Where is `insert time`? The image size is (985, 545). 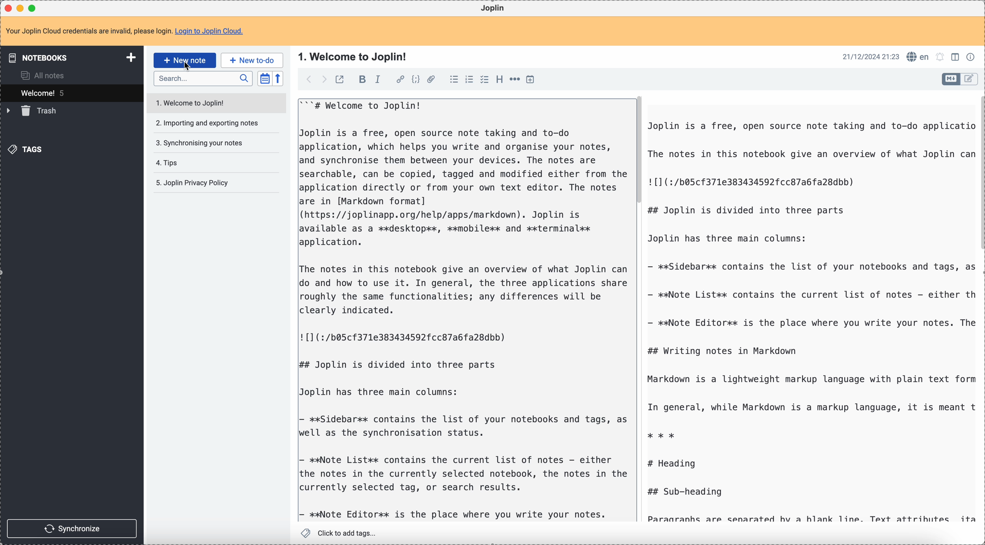 insert time is located at coordinates (533, 79).